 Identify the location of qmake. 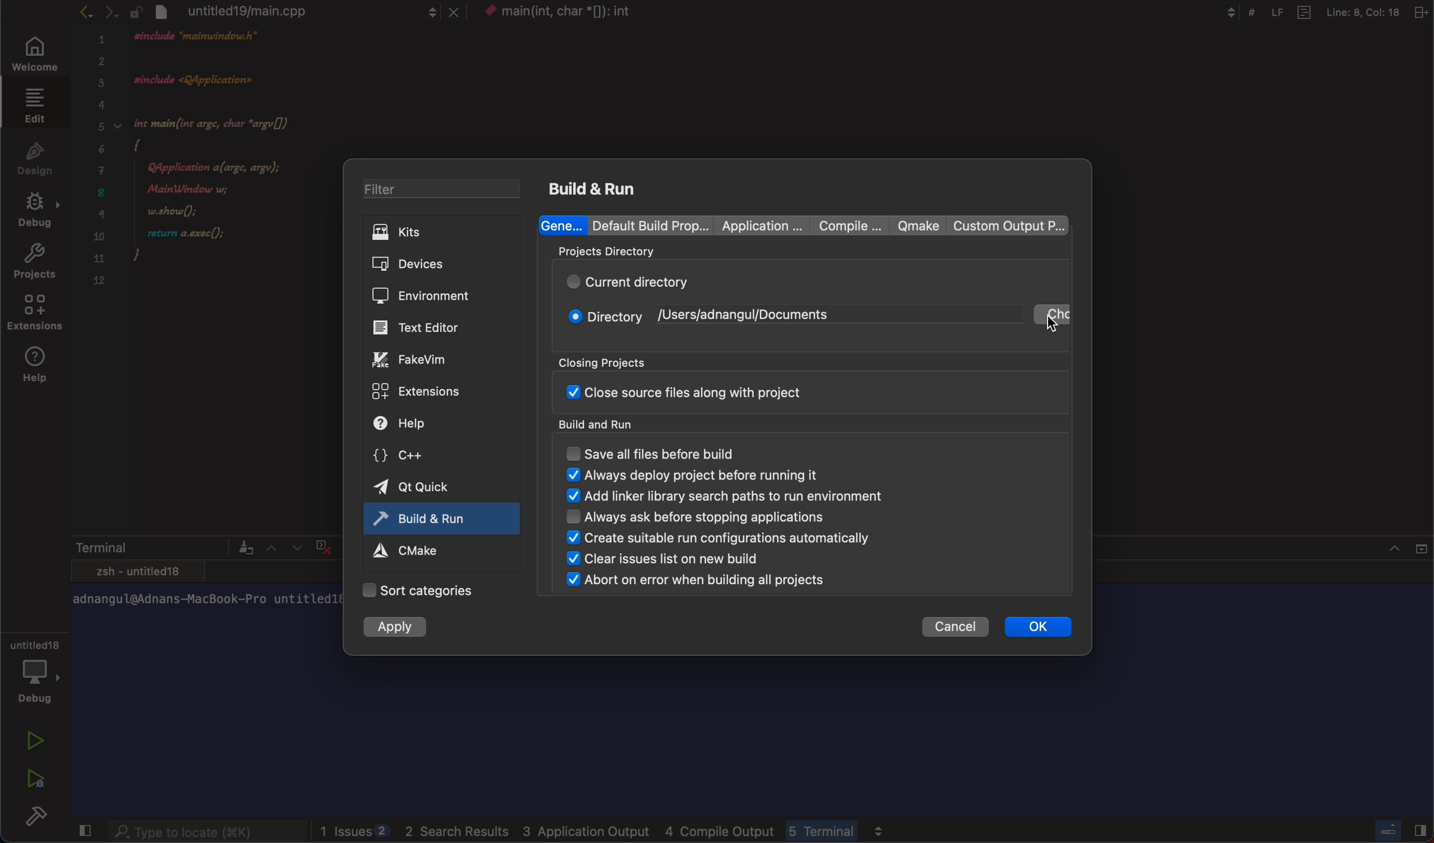
(918, 227).